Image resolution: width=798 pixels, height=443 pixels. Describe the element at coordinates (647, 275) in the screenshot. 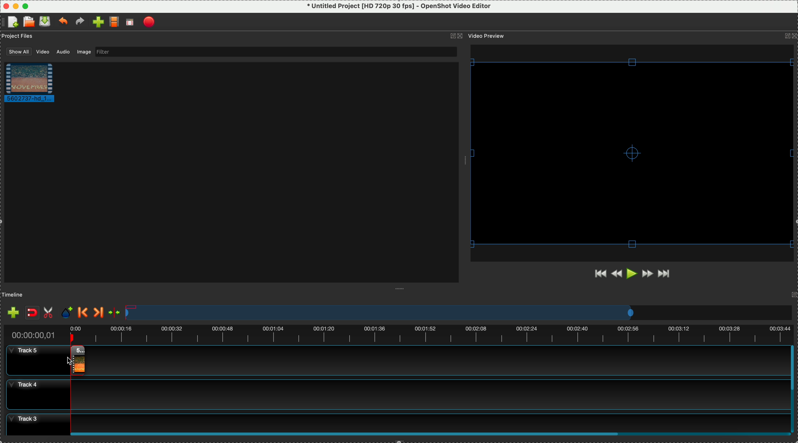

I see `fast forward` at that location.